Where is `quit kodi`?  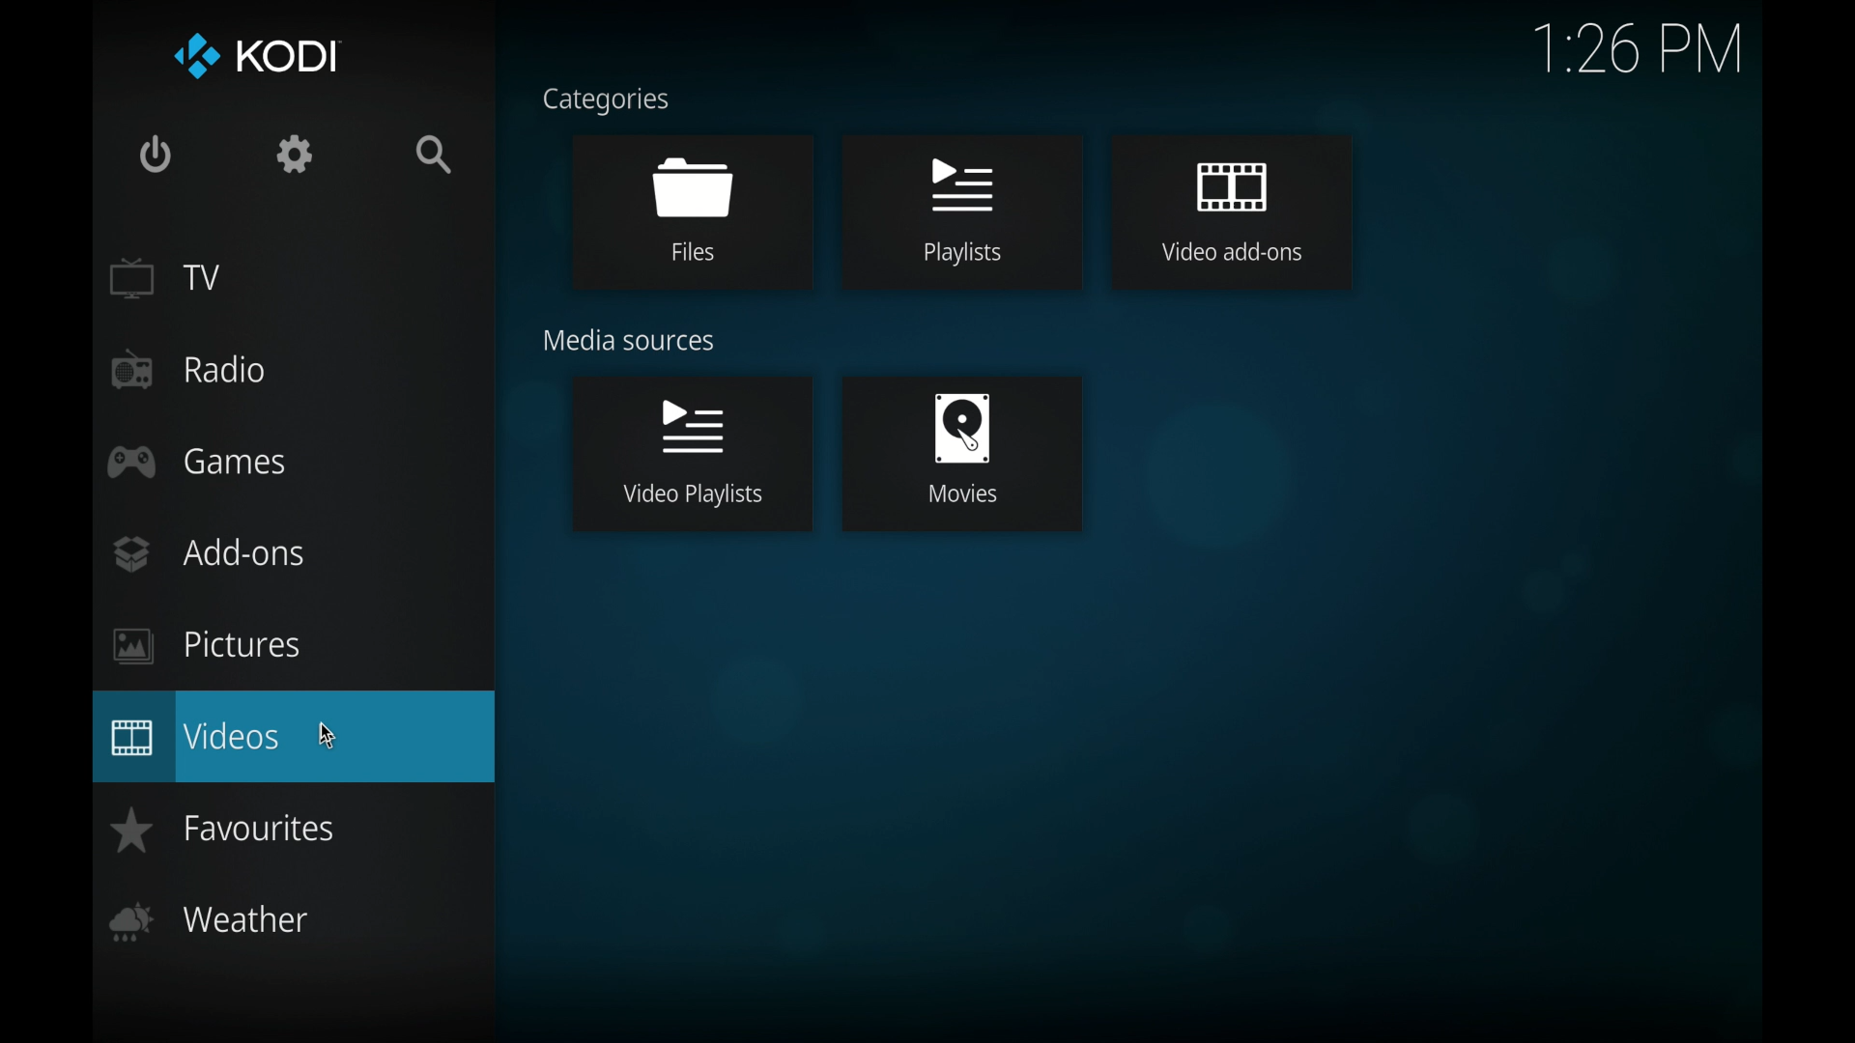 quit kodi is located at coordinates (157, 154).